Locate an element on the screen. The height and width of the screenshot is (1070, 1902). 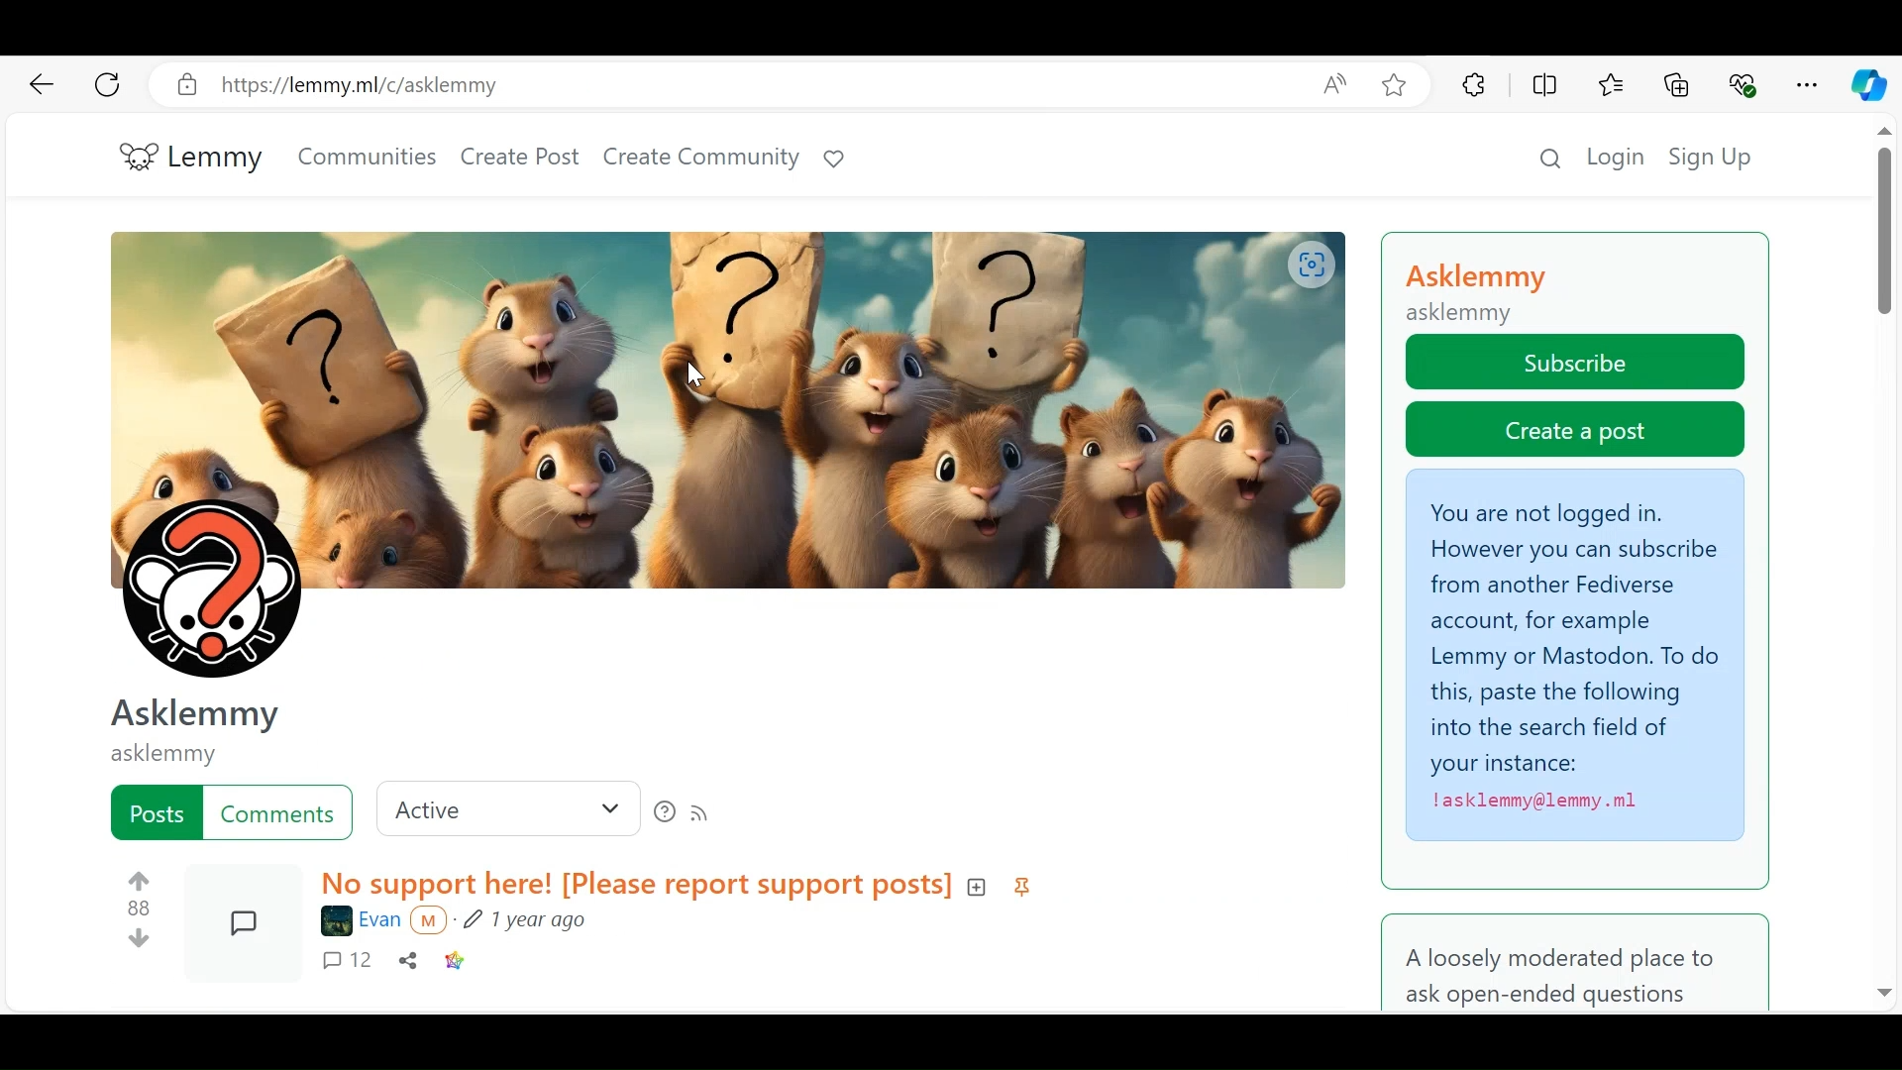
Comments is located at coordinates (278, 812).